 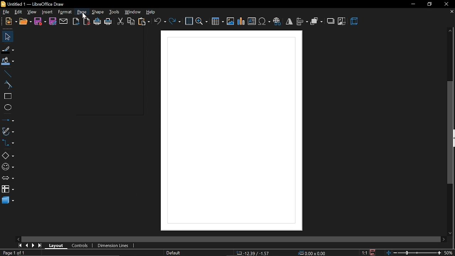 I want to click on 0.00 x 0.00 - position, so click(x=312, y=252).